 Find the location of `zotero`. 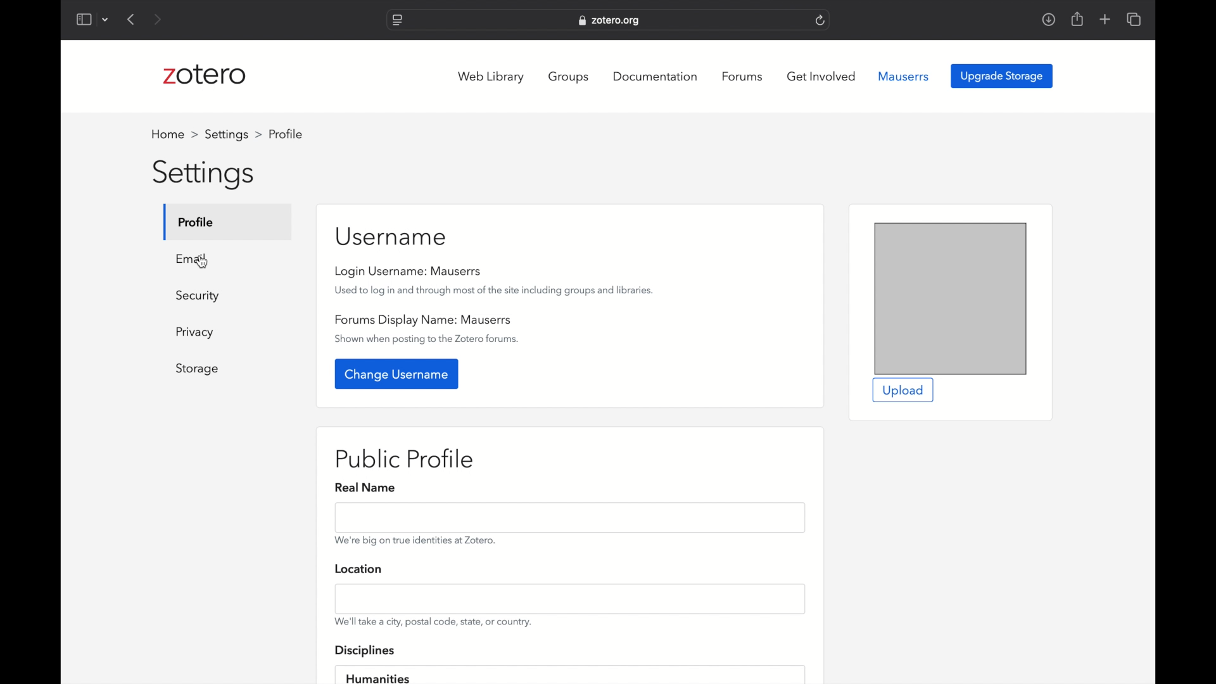

zotero is located at coordinates (204, 75).